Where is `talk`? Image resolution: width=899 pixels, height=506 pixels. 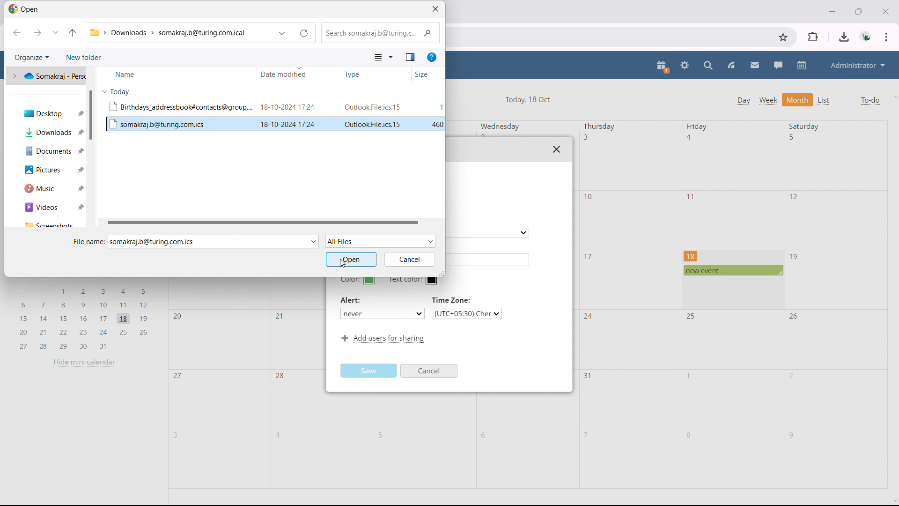
talk is located at coordinates (778, 65).